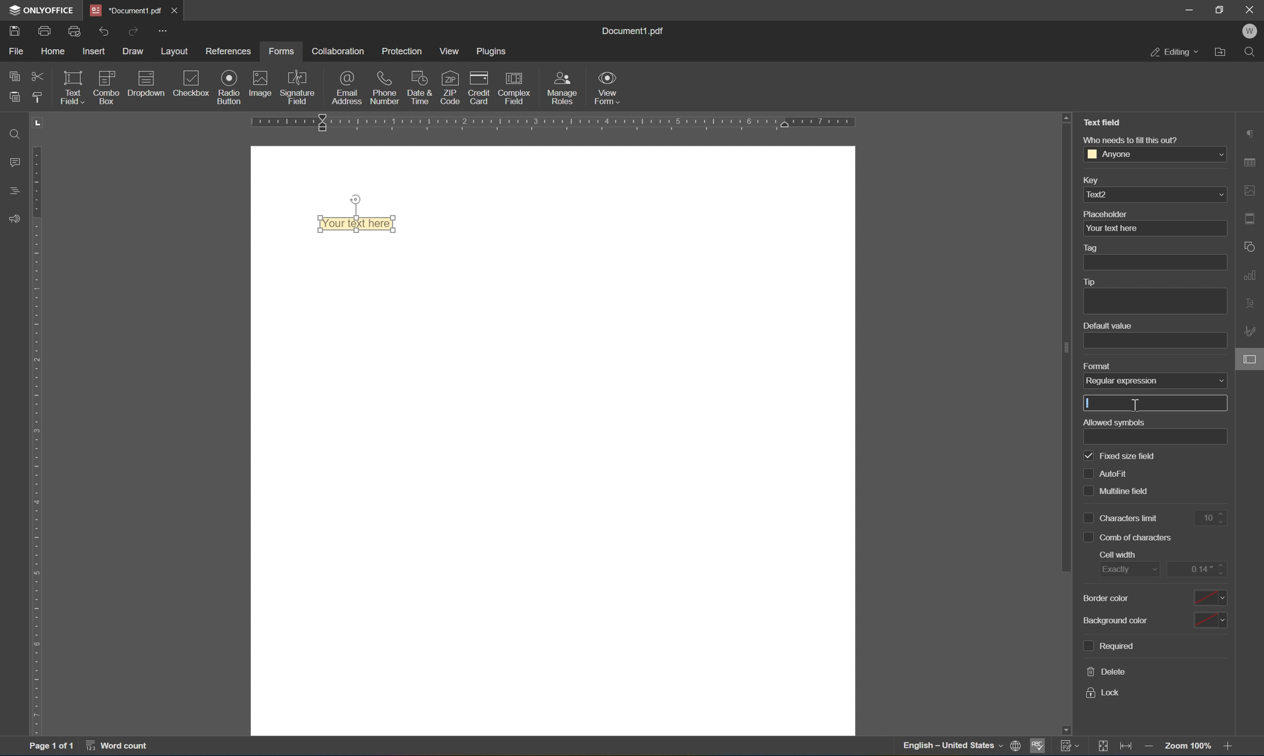 This screenshot has height=756, width=1264. What do you see at coordinates (1127, 536) in the screenshot?
I see `comb of characters` at bounding box center [1127, 536].